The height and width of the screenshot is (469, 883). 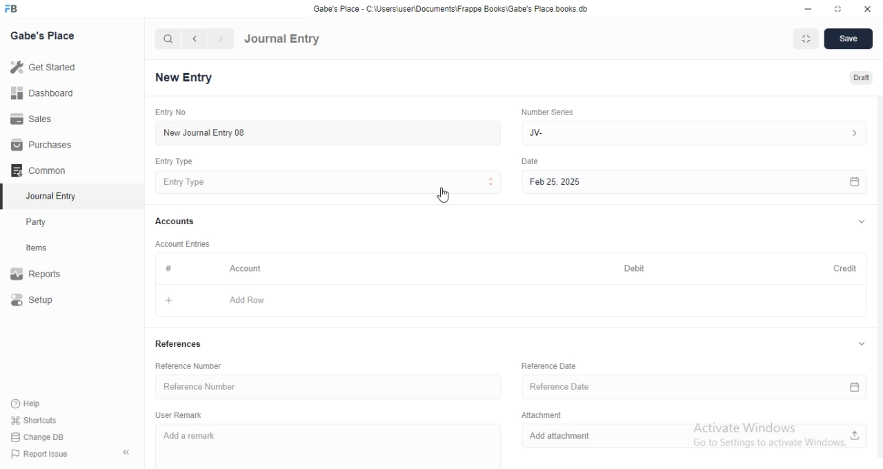 What do you see at coordinates (43, 403) in the screenshot?
I see `Help` at bounding box center [43, 403].